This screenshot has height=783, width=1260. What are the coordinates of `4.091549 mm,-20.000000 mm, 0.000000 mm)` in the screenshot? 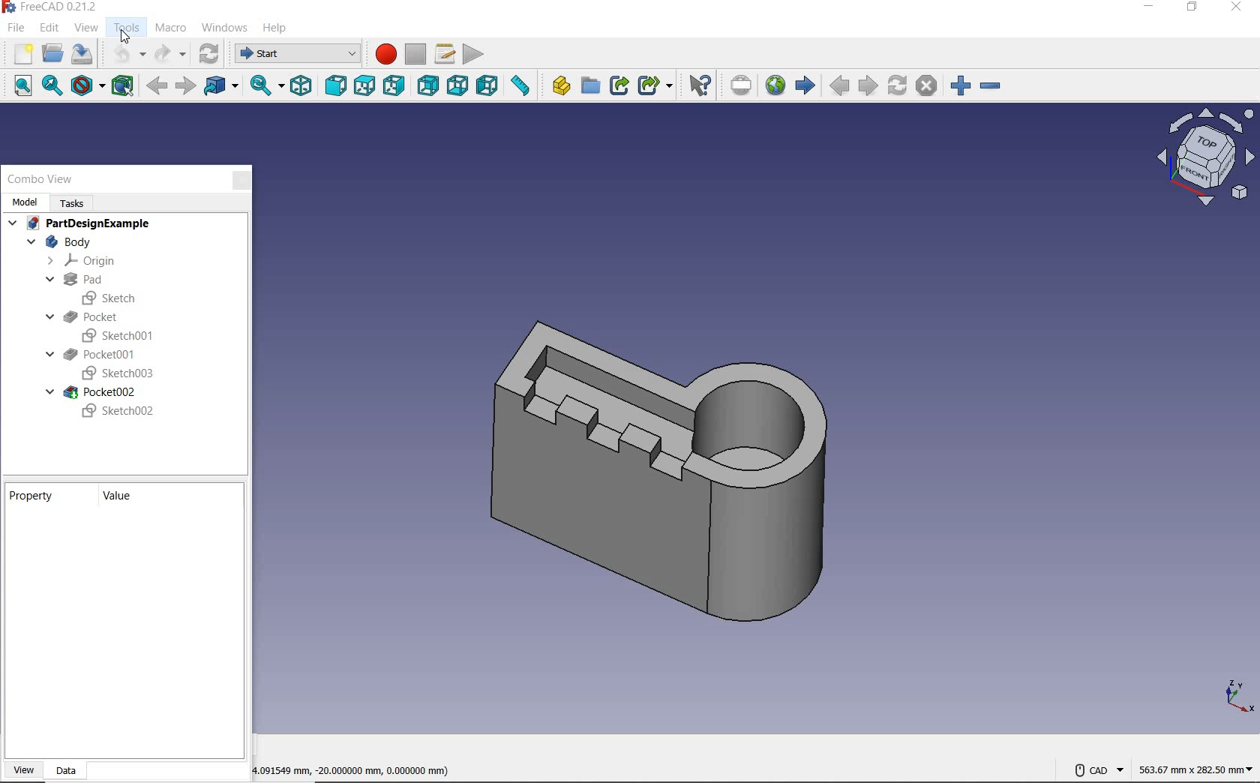 It's located at (340, 770).